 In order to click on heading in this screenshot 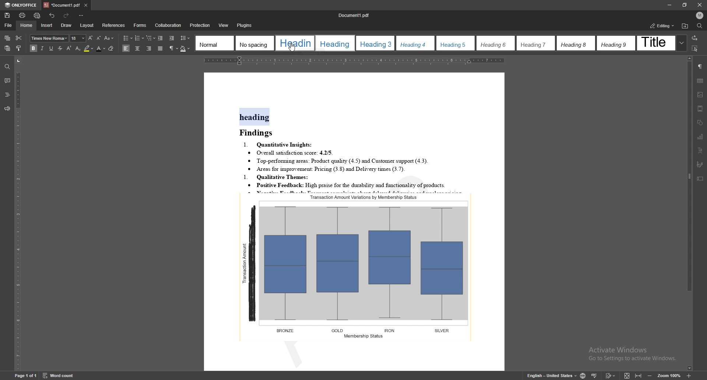, I will do `click(255, 117)`.